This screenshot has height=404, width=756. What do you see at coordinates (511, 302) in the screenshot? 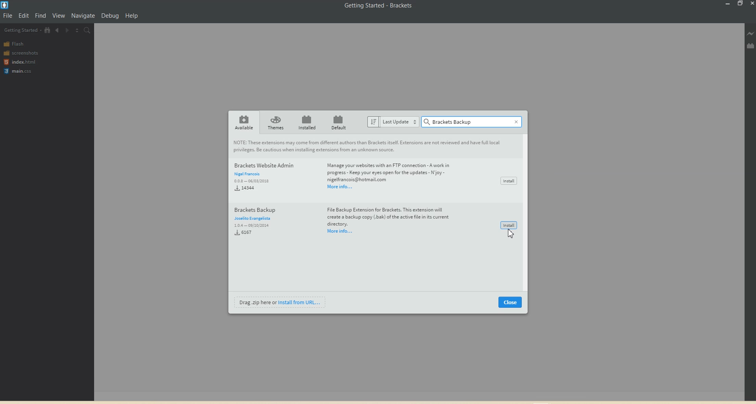
I see `Close` at bounding box center [511, 302].